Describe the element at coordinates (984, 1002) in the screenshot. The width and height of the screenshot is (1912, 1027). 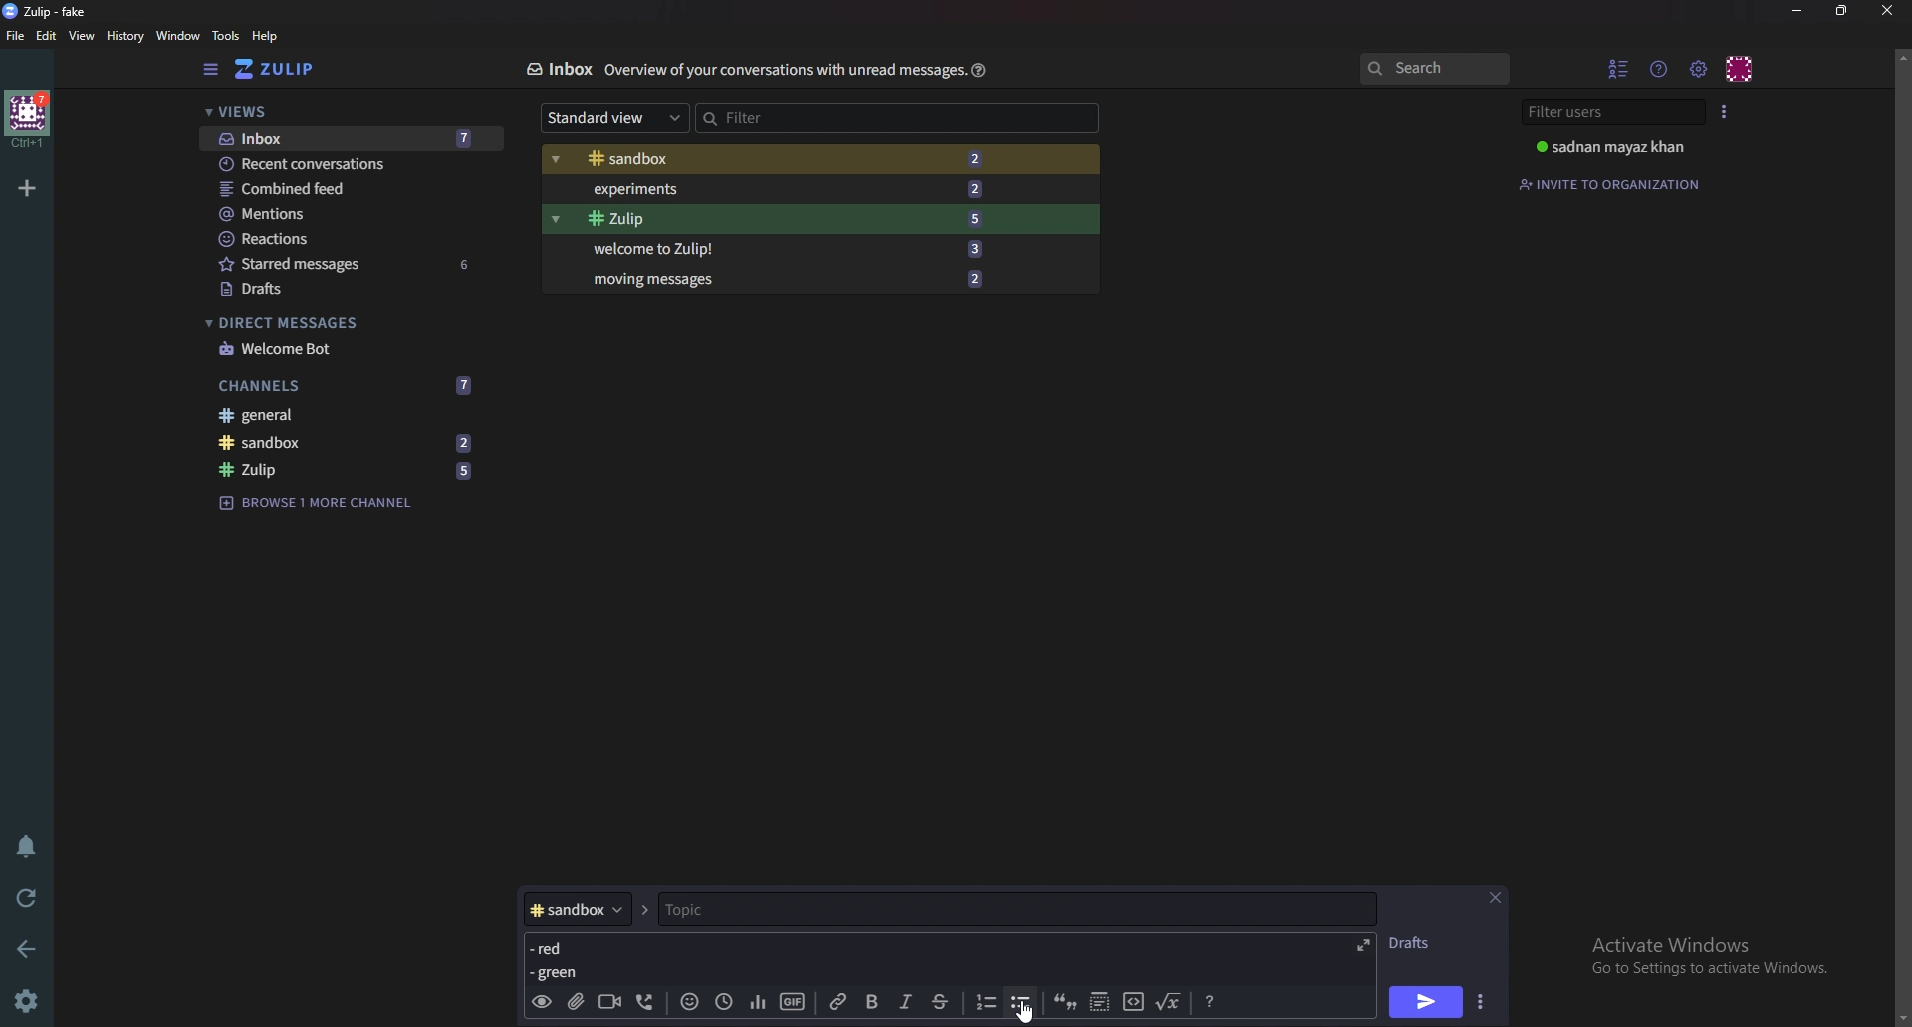
I see `Numbered list` at that location.